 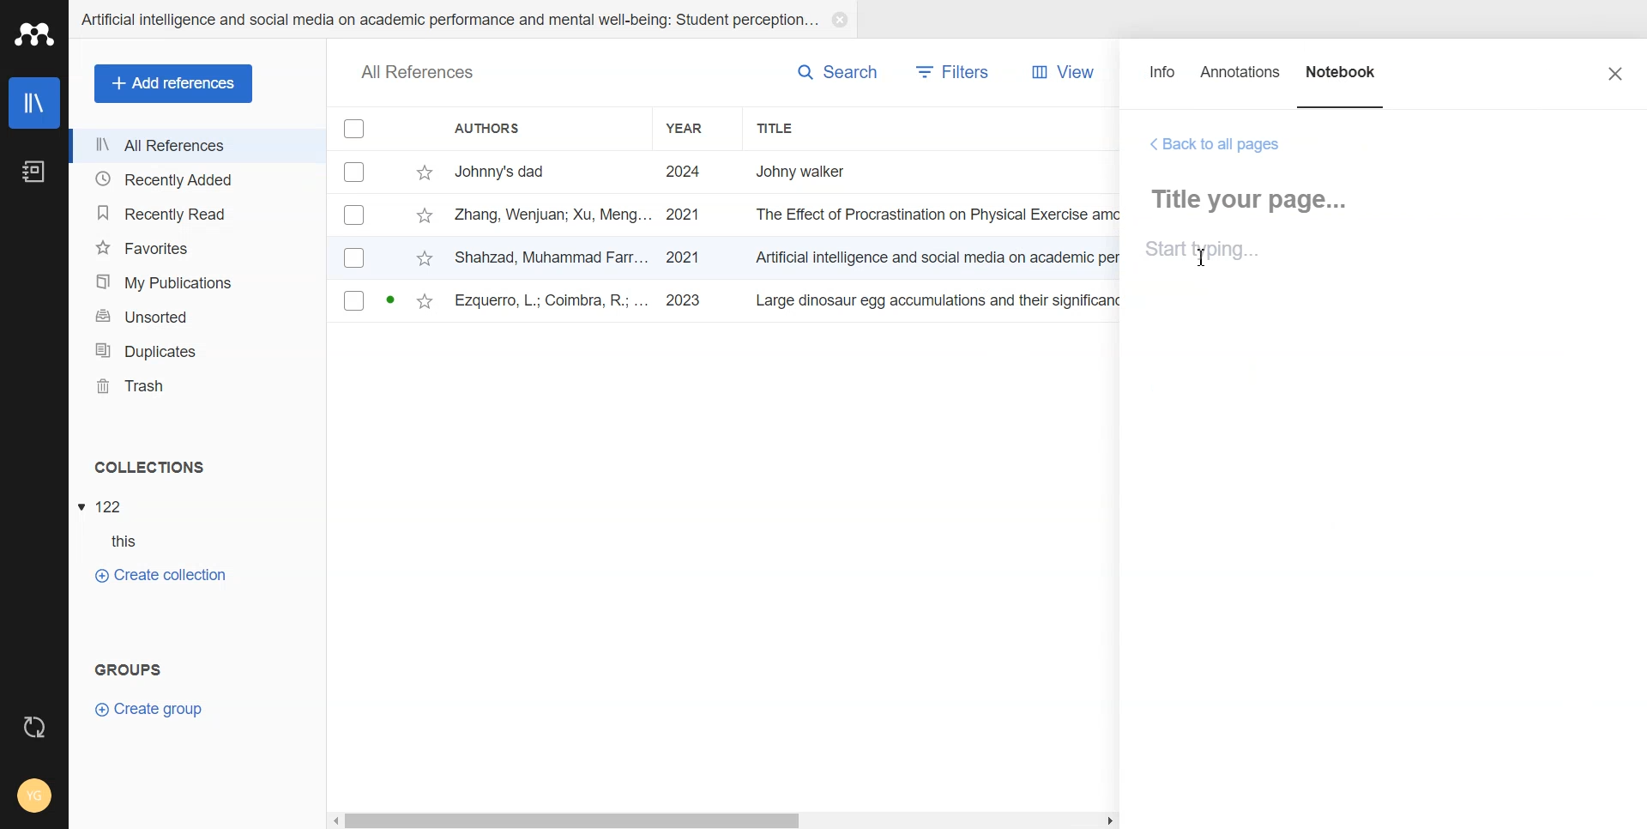 I want to click on start typing..., so click(x=1206, y=253).